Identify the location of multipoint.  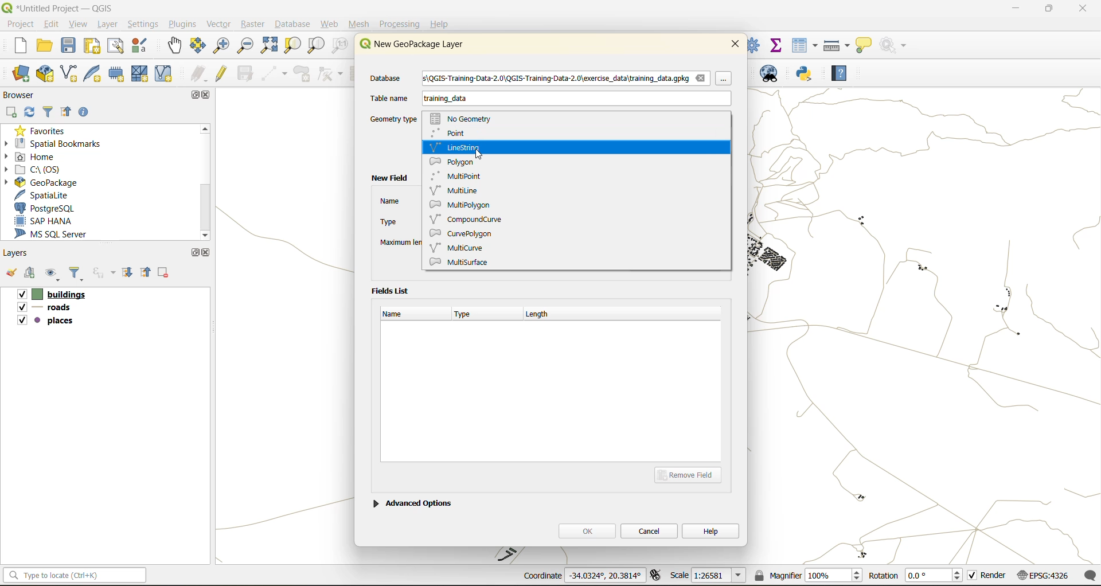
(461, 175).